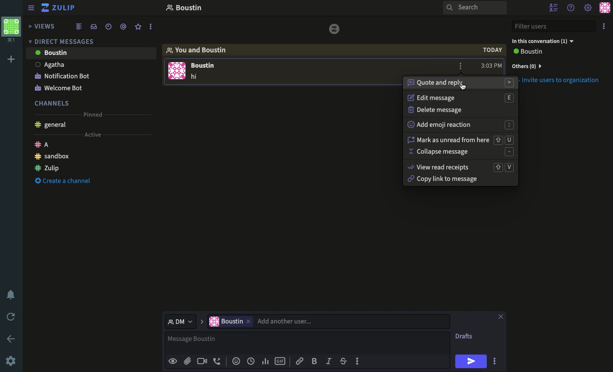 This screenshot has height=372, width=613. What do you see at coordinates (9, 60) in the screenshot?
I see `Add` at bounding box center [9, 60].